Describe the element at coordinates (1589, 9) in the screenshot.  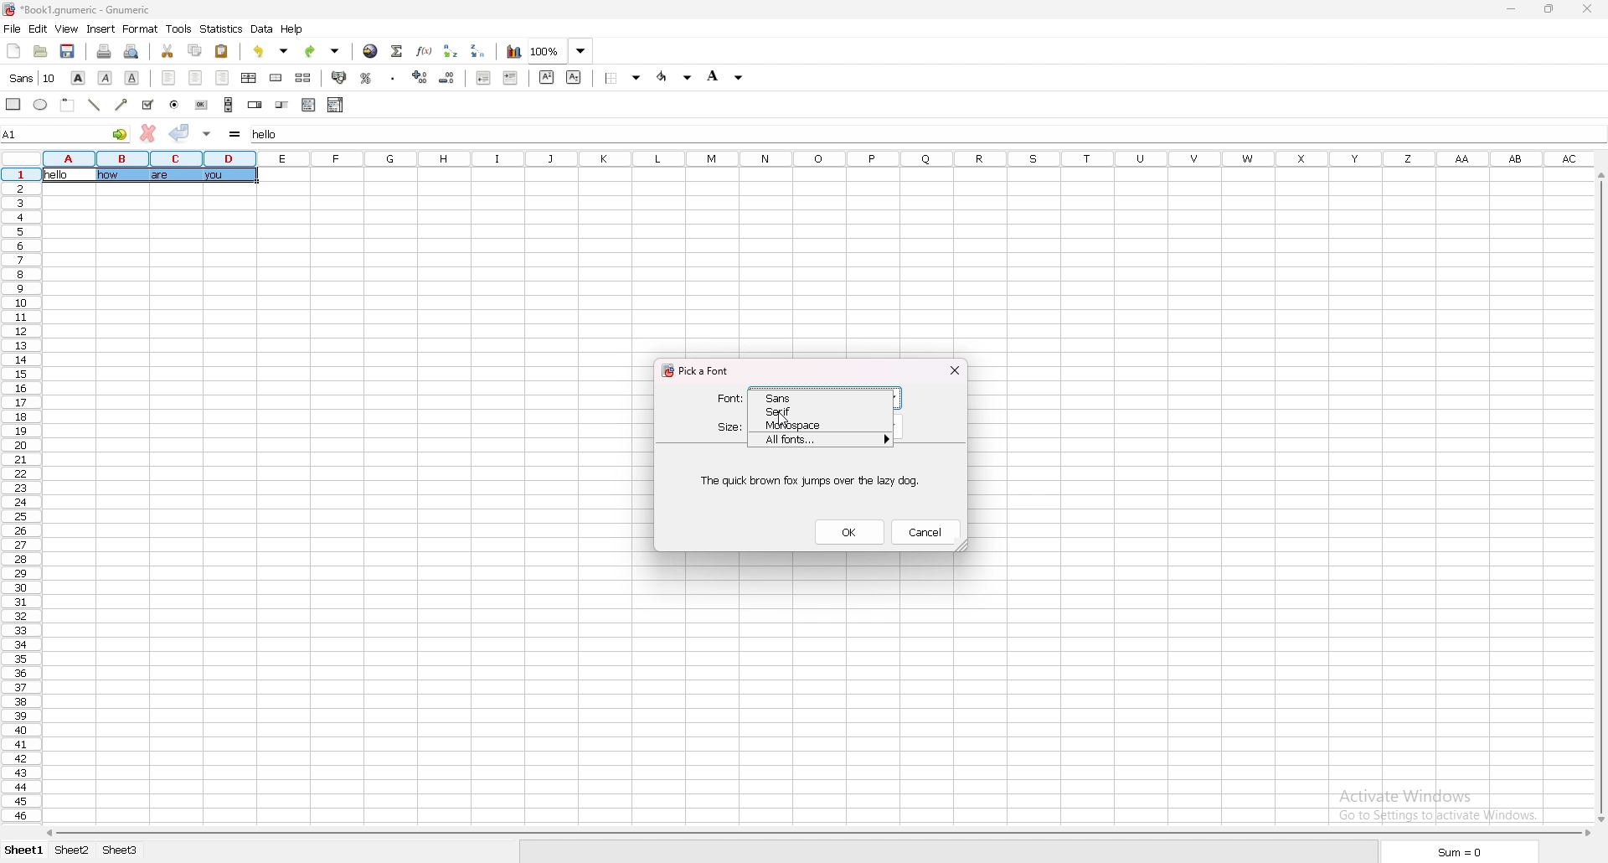
I see `close` at that location.